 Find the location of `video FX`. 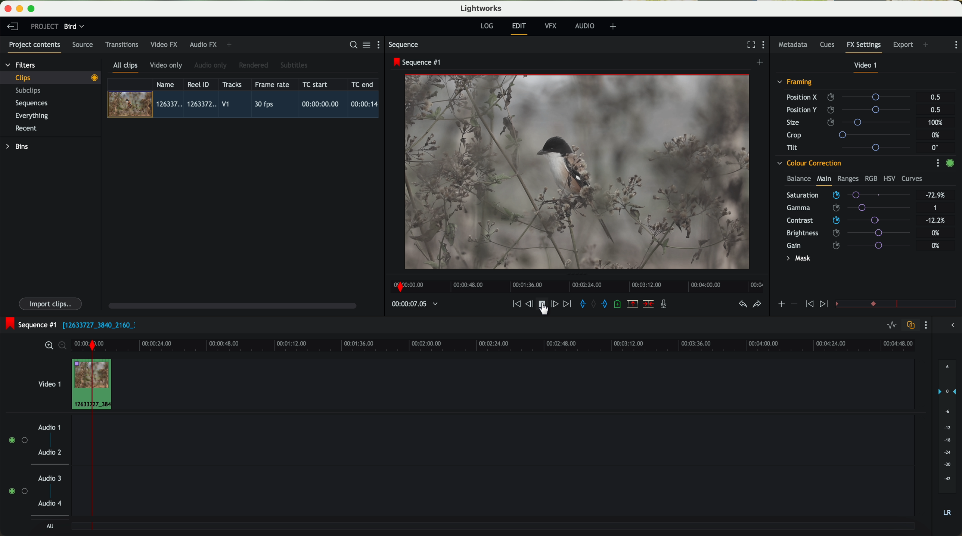

video FX is located at coordinates (166, 44).